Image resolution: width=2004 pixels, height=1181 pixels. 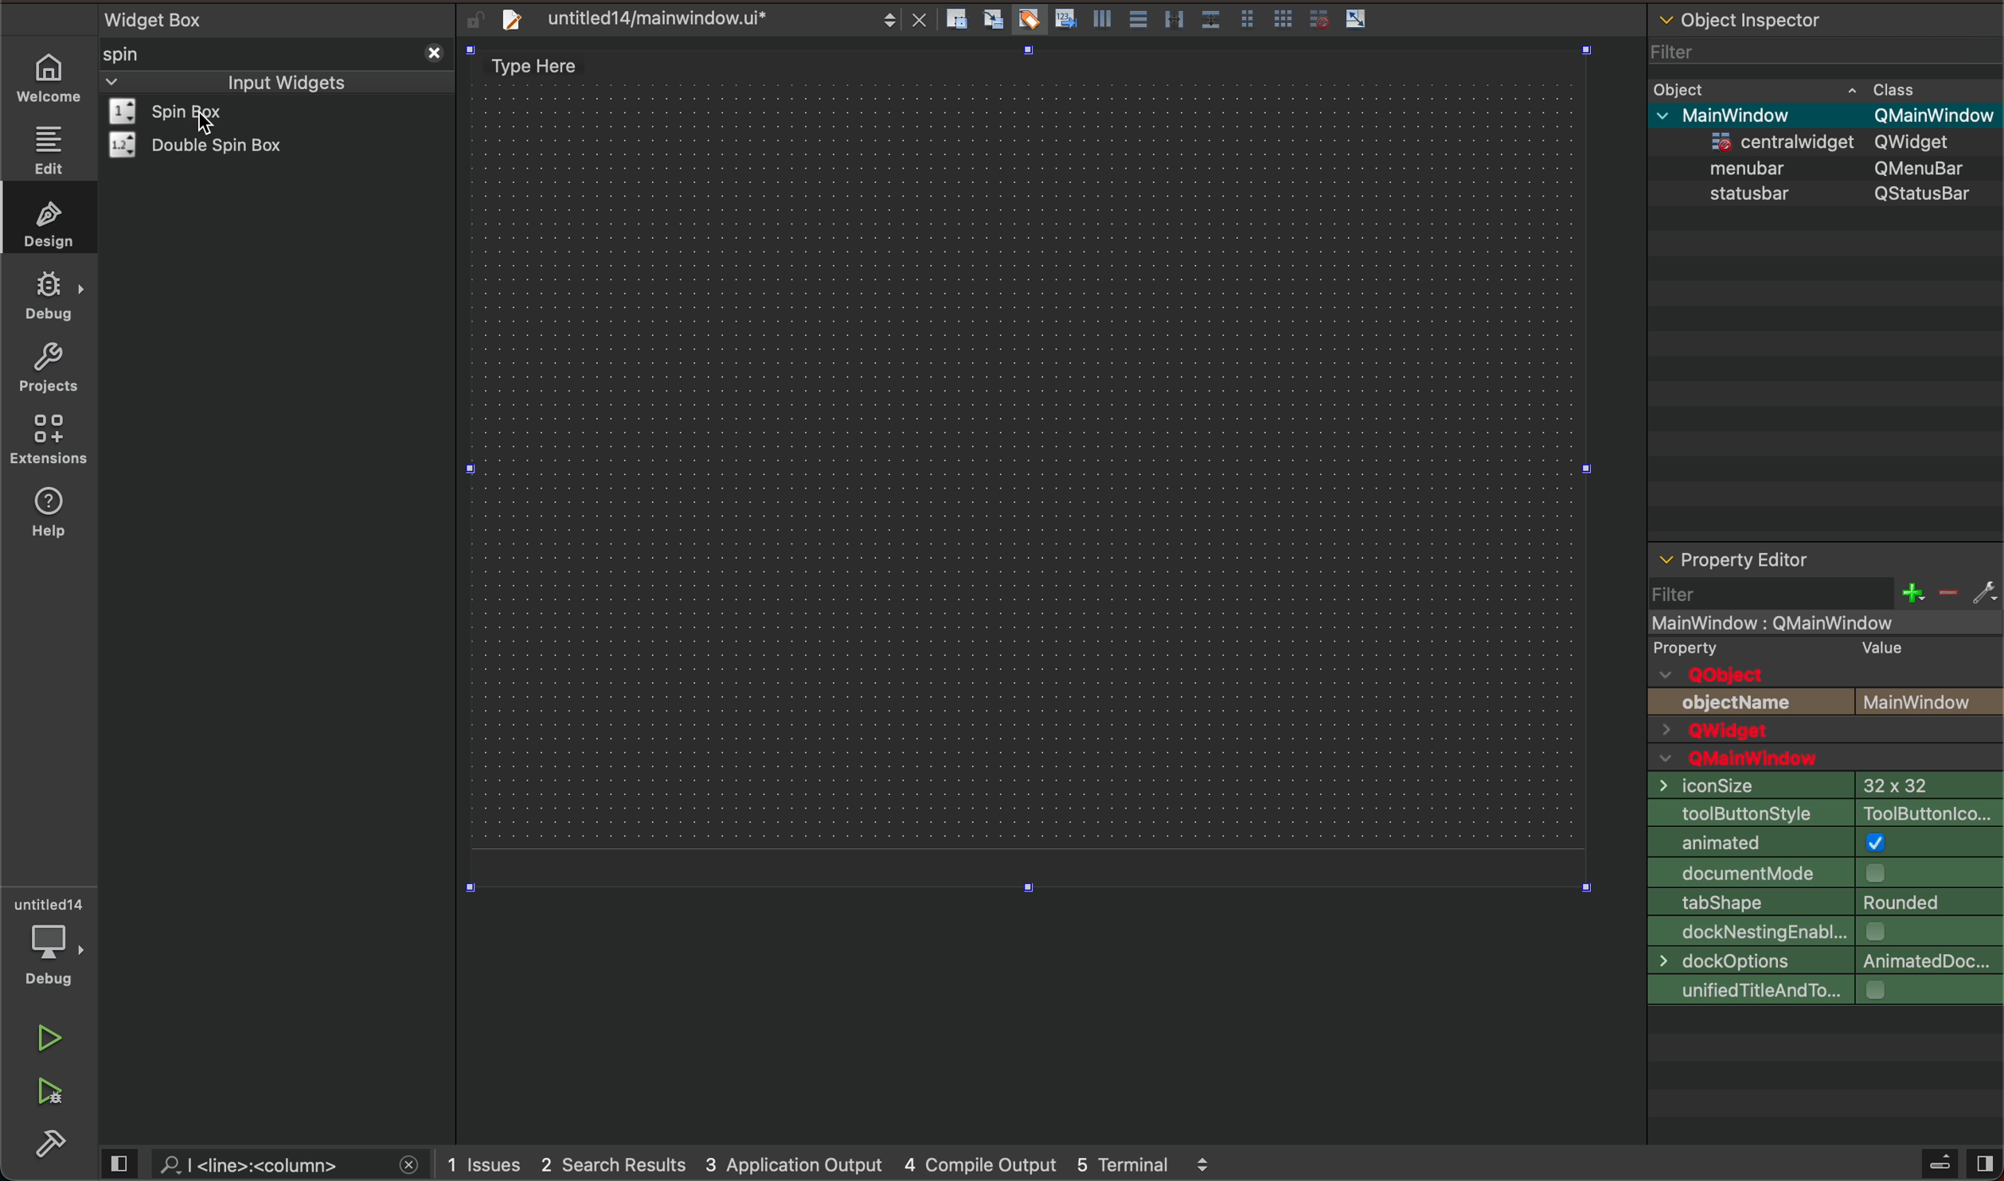 What do you see at coordinates (1705, 647) in the screenshot?
I see `text` at bounding box center [1705, 647].